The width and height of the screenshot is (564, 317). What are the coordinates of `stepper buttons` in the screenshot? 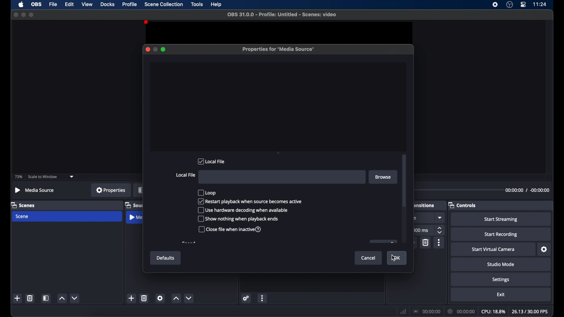 It's located at (440, 230).